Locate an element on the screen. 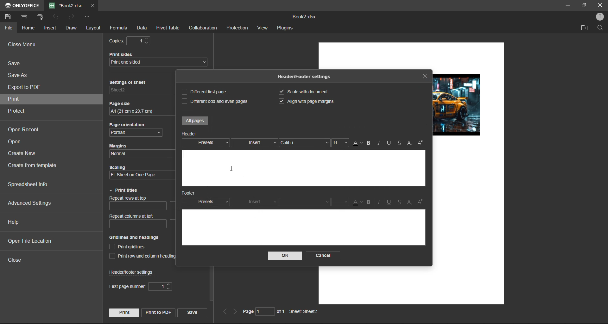  save as is located at coordinates (19, 75).